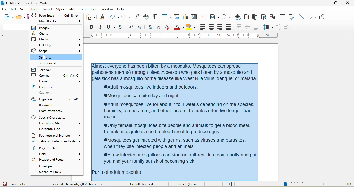 The height and width of the screenshot is (187, 354). What do you see at coordinates (279, 27) in the screenshot?
I see `increase paragraph spacing` at bounding box center [279, 27].